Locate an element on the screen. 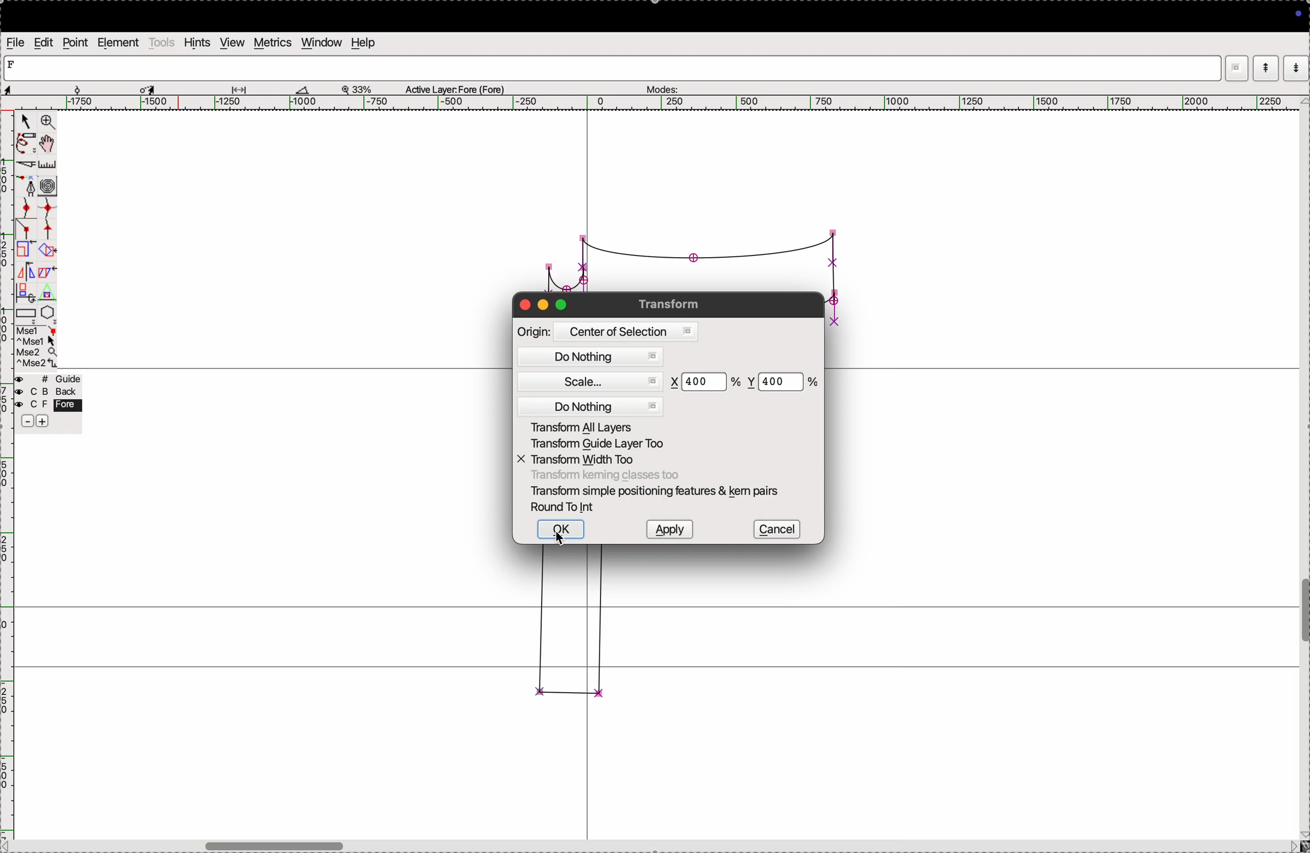 The height and width of the screenshot is (853, 1310). spline is located at coordinates (47, 220).